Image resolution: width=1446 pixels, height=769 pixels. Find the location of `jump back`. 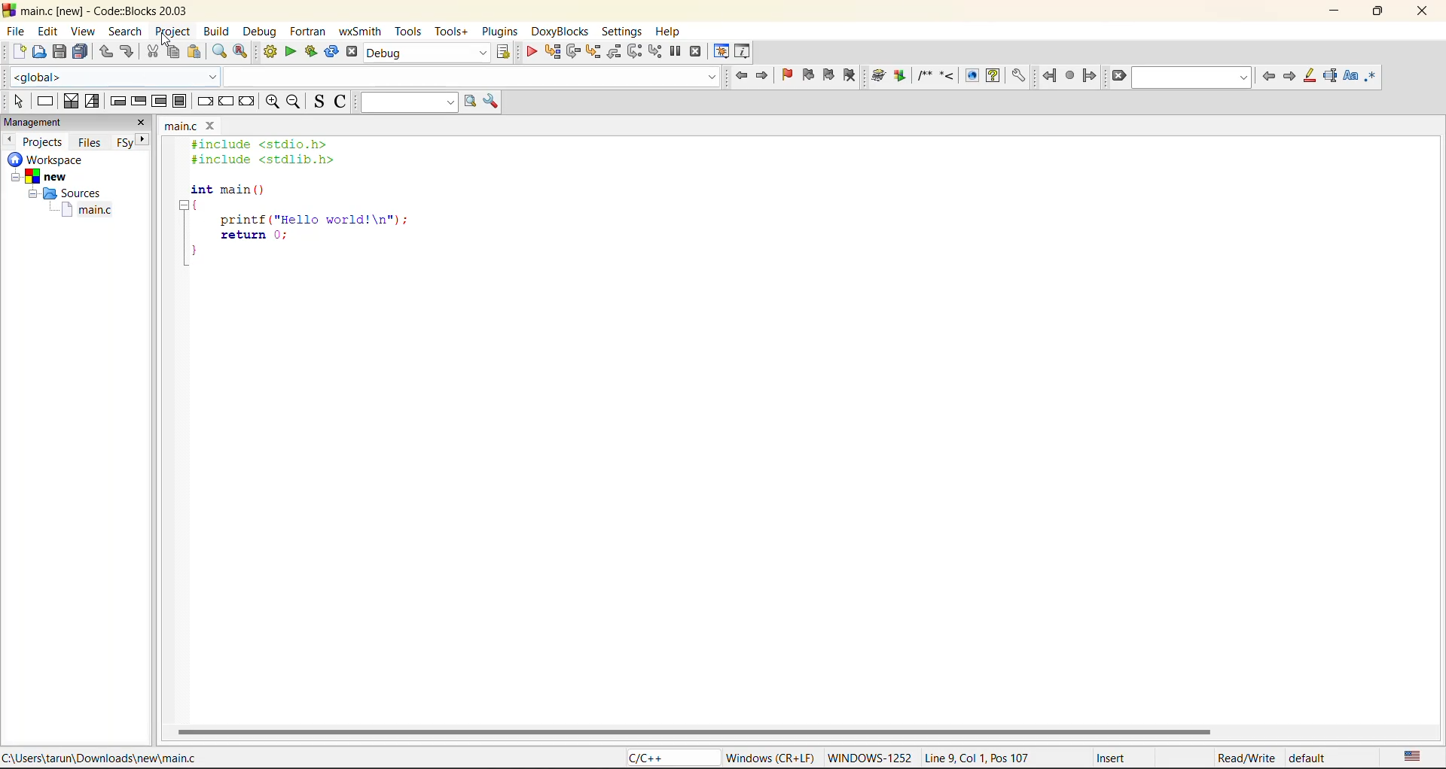

jump back is located at coordinates (1049, 76).